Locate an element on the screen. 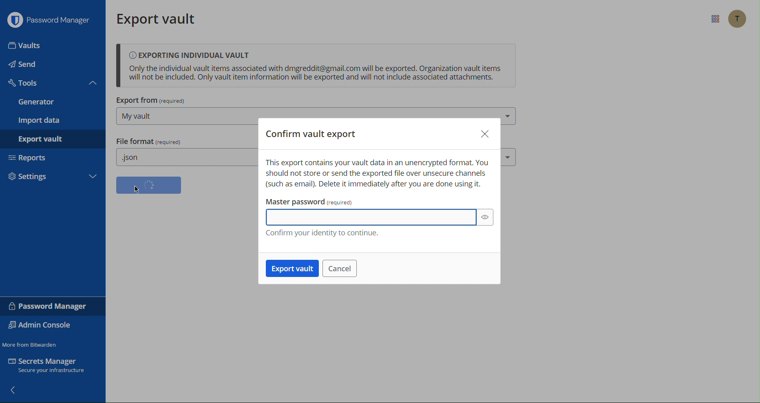 This screenshot has width=760, height=403. Send is located at coordinates (50, 65).